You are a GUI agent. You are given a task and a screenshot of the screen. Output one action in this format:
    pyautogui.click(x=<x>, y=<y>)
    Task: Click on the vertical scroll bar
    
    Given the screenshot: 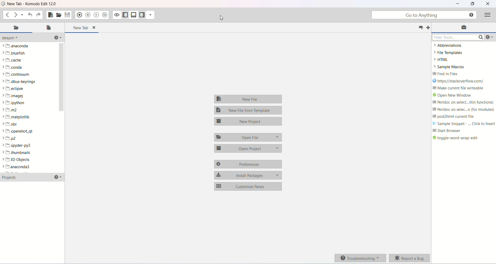 What is the action you would take?
    pyautogui.click(x=60, y=107)
    